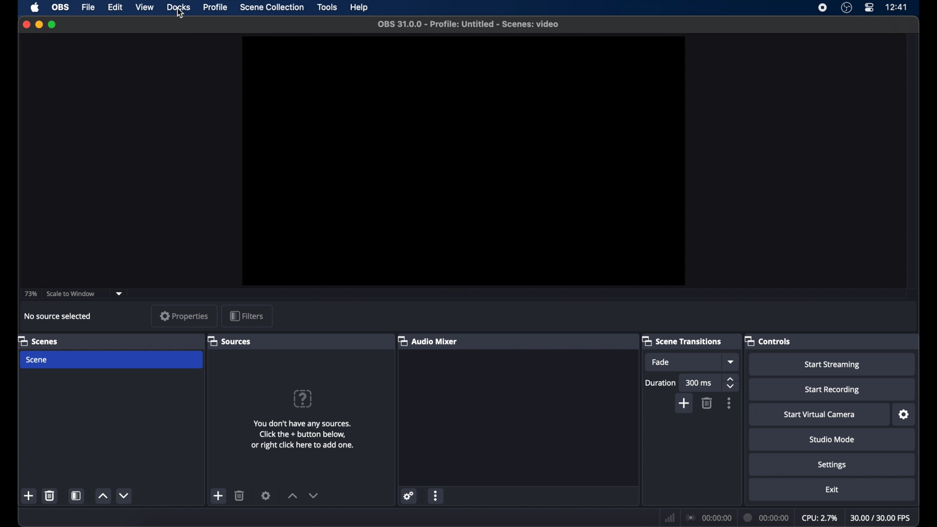 The height and width of the screenshot is (527, 937). I want to click on 00:00:00, so click(765, 517).